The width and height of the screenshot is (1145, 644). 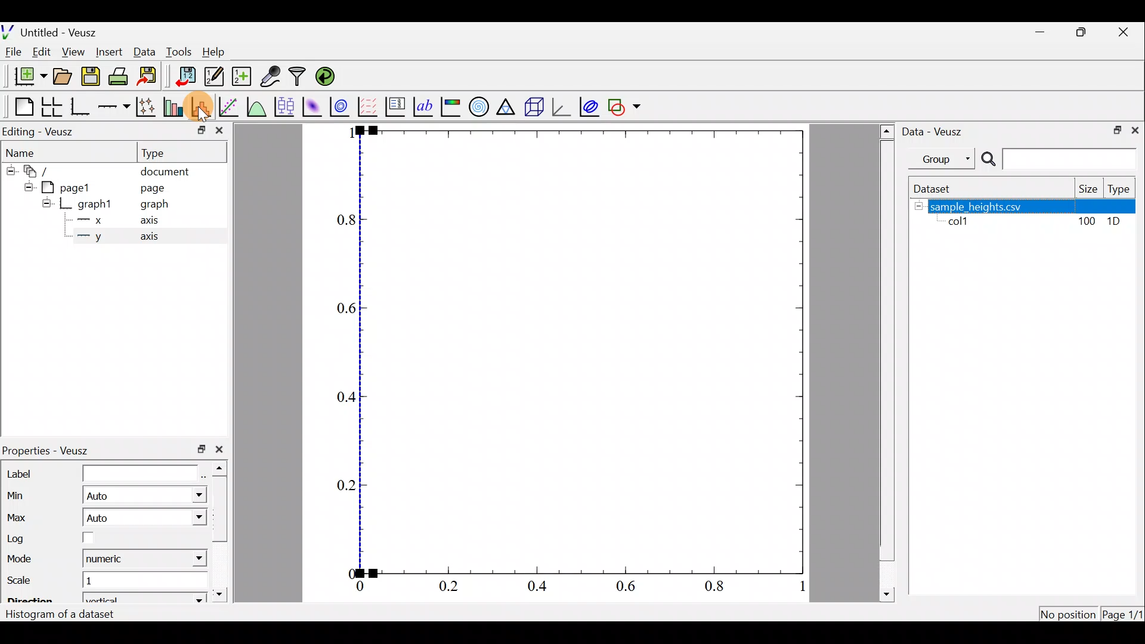 What do you see at coordinates (1121, 615) in the screenshot?
I see `Page 1/1` at bounding box center [1121, 615].